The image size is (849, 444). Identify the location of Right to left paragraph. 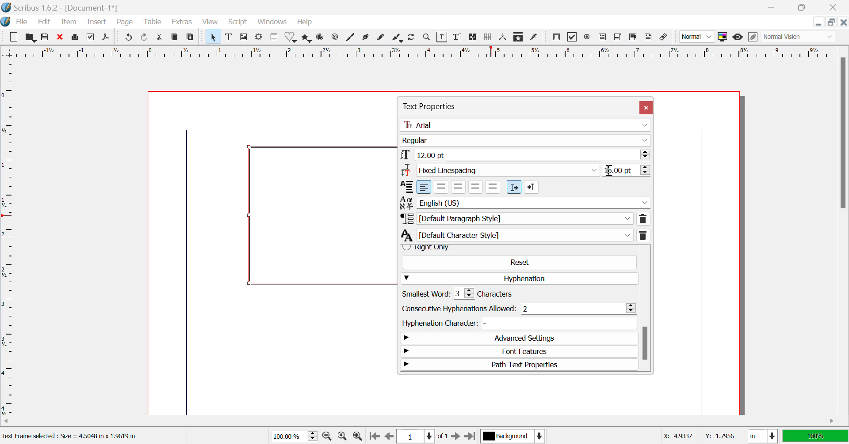
(532, 187).